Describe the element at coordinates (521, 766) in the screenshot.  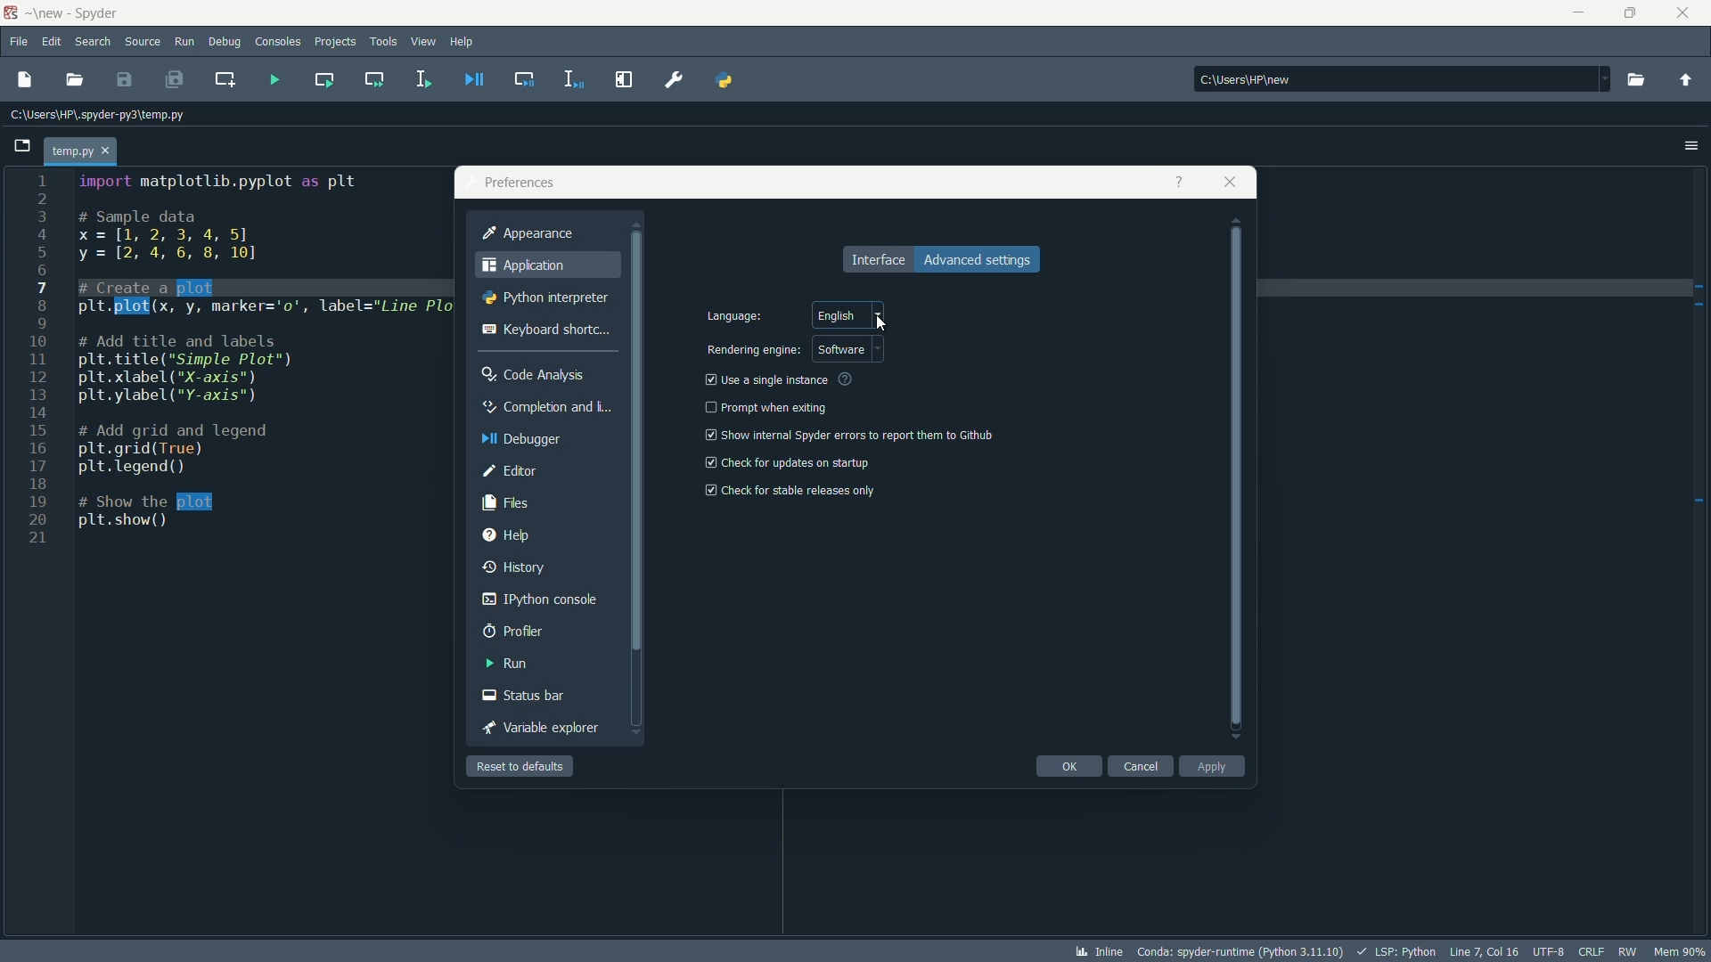
I see `reset to defaults` at that location.